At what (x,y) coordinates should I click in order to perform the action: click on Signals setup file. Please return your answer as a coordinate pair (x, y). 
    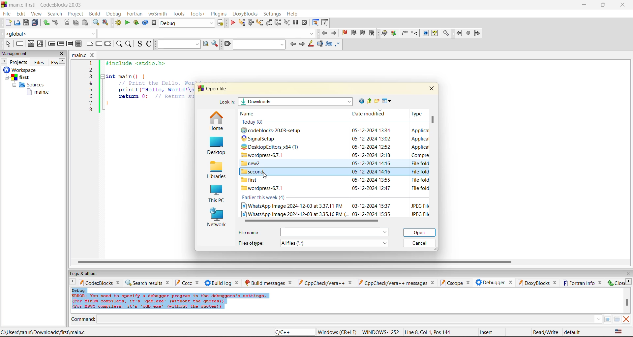
    Looking at the image, I should click on (262, 138).